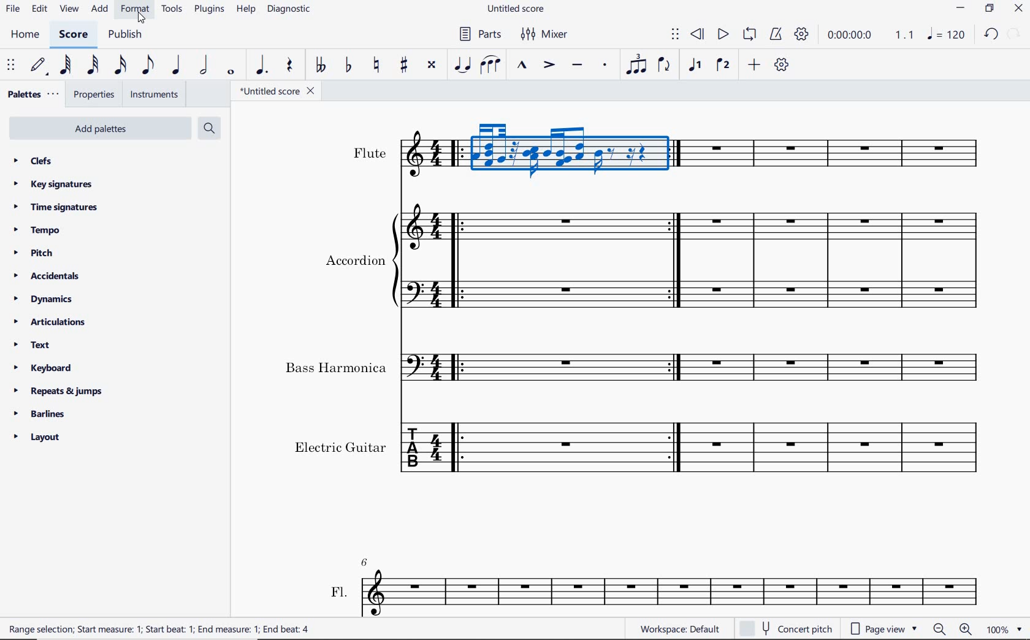 Image resolution: width=1030 pixels, height=640 pixels. I want to click on add, so click(100, 10).